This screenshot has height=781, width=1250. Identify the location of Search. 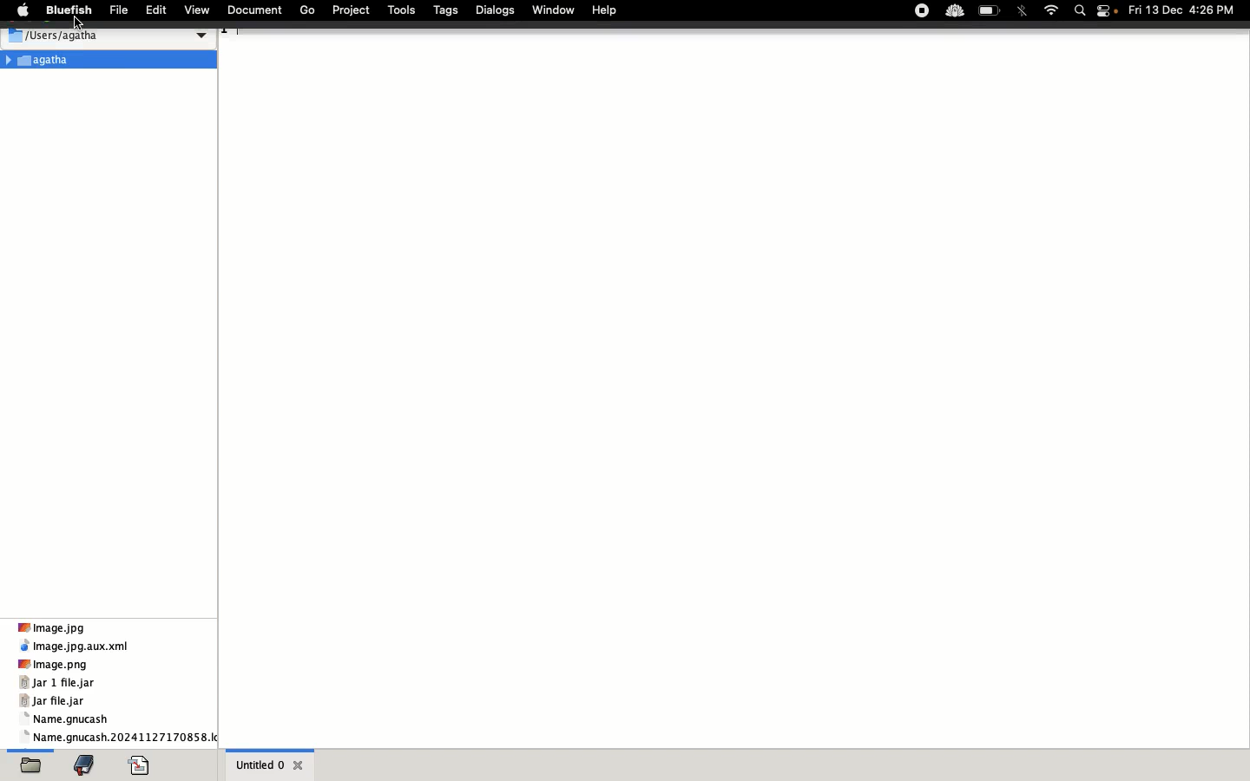
(1082, 11).